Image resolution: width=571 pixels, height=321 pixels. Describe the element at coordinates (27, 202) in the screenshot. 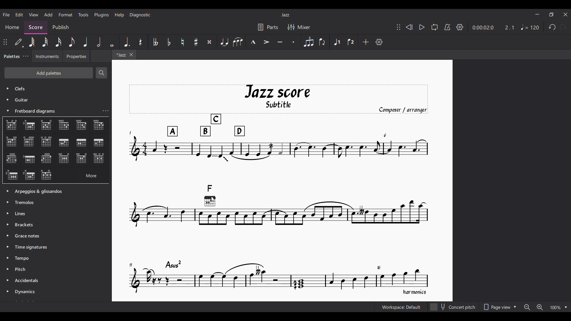

I see `tremolos` at that location.